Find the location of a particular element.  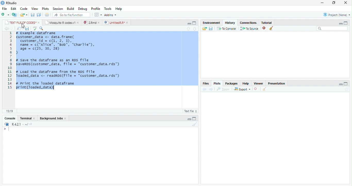

Presentation is located at coordinates (276, 83).